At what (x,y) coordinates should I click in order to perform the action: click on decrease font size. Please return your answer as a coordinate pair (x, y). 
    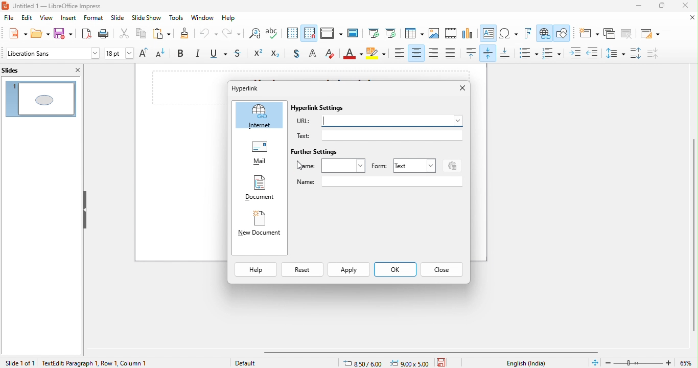
    Looking at the image, I should click on (164, 54).